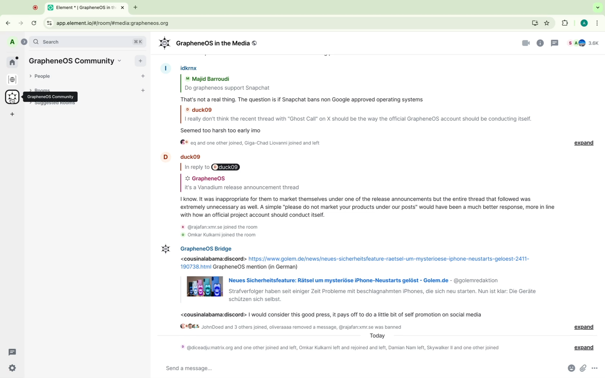 The image size is (605, 378). What do you see at coordinates (13, 98) in the screenshot?
I see `server icon` at bounding box center [13, 98].